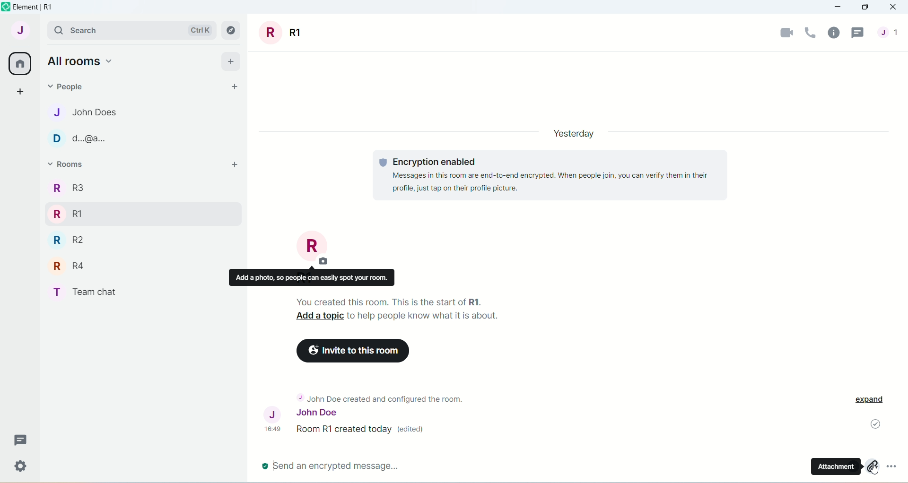  I want to click on attachment, so click(836, 467).